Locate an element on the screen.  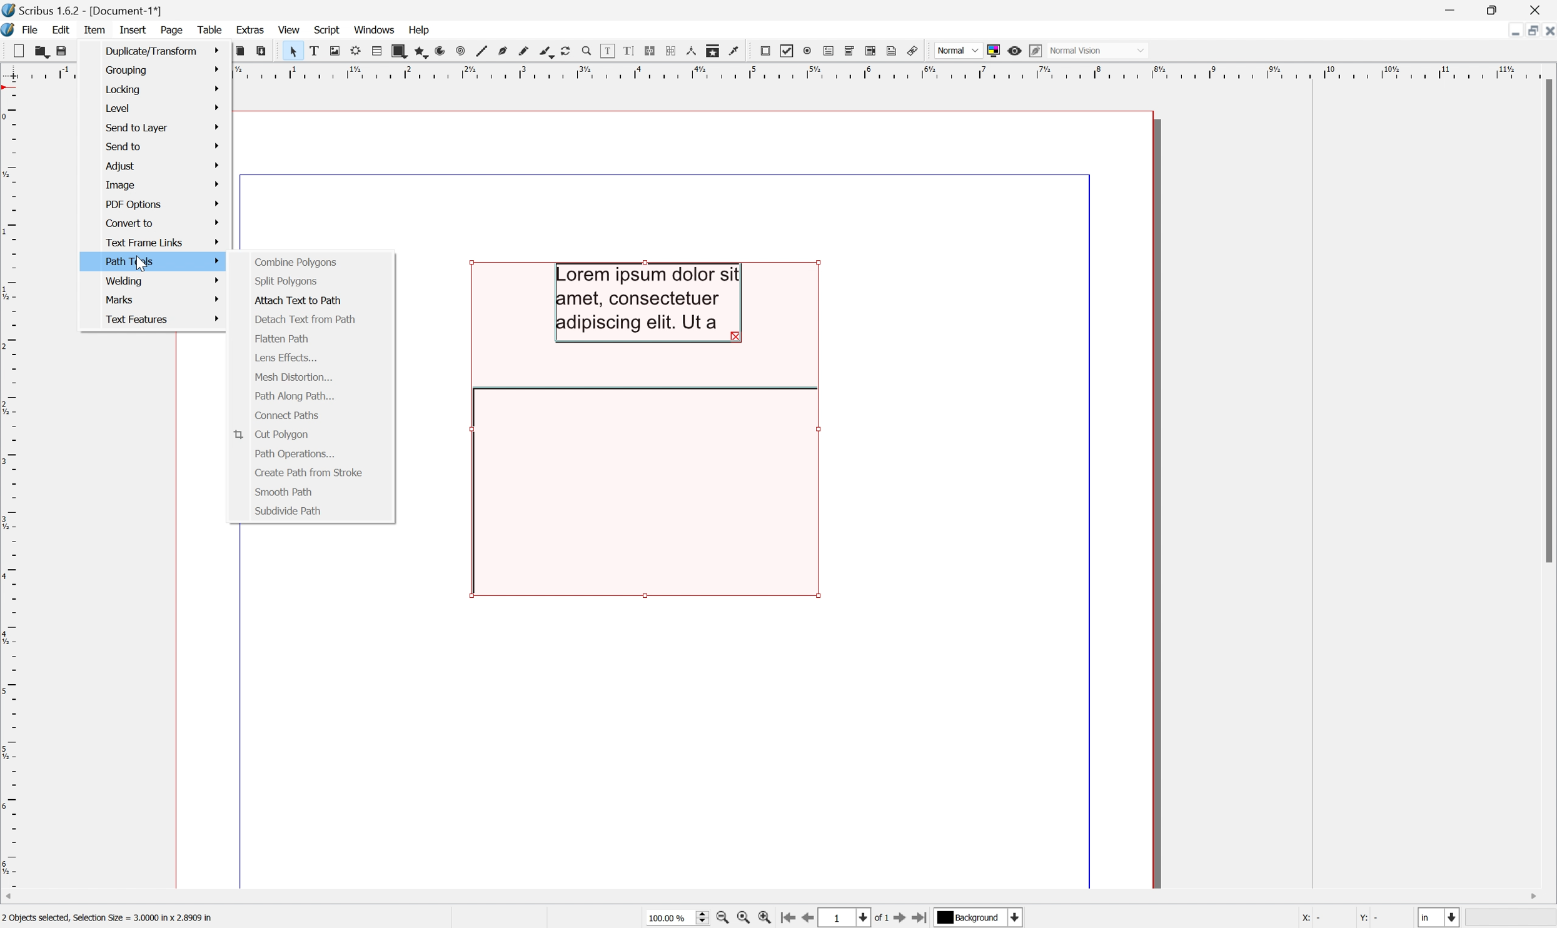
Select the current payer is located at coordinates (979, 919).